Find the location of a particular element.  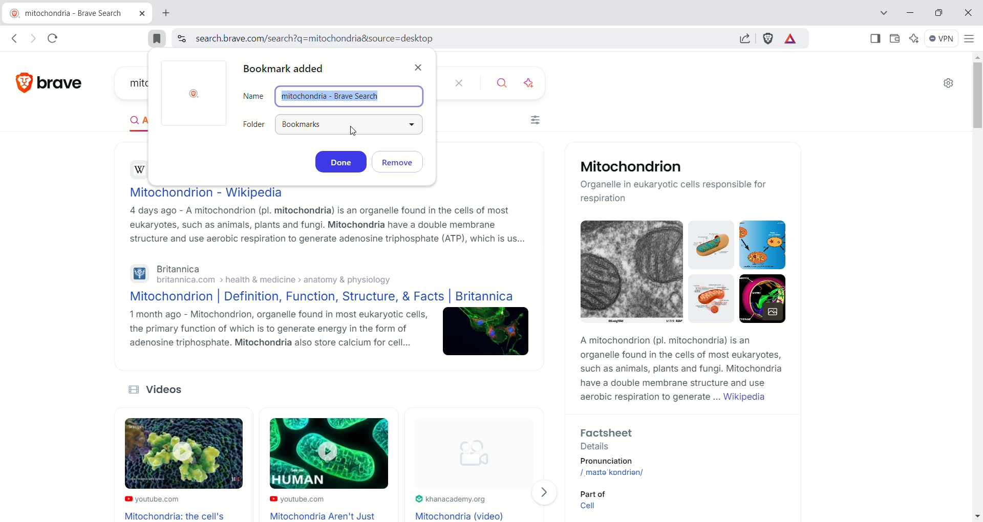

brave shield is located at coordinates (770, 37).